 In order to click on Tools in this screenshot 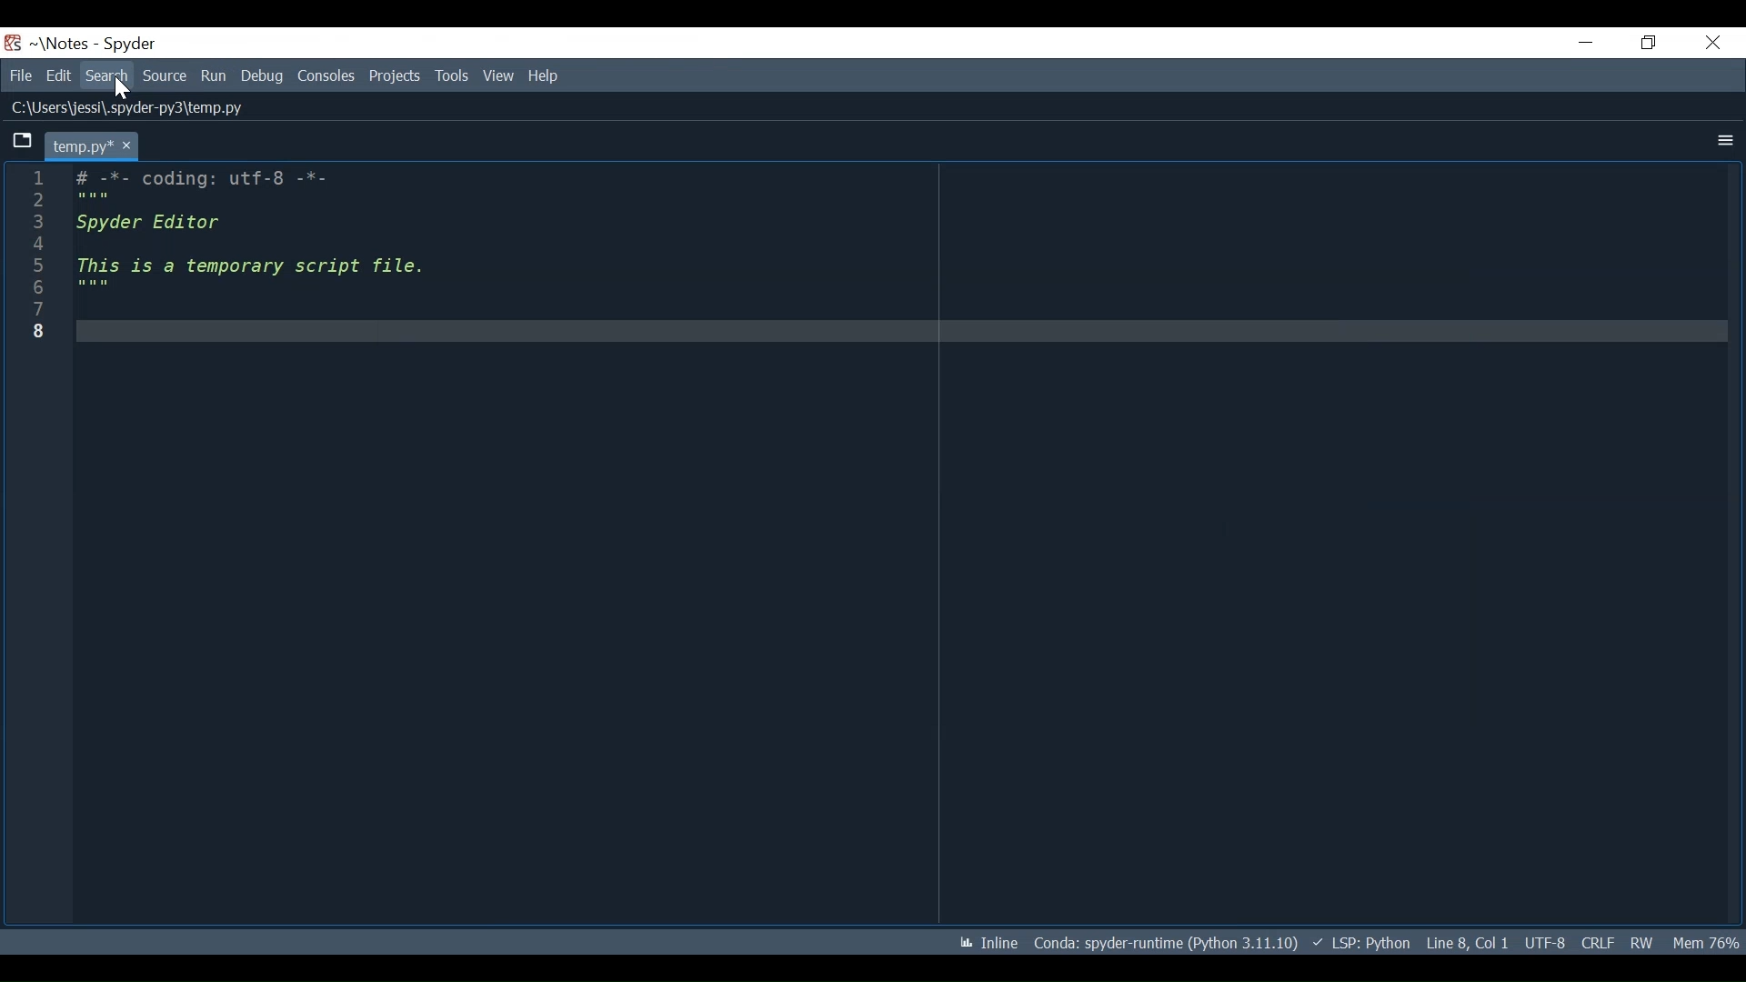, I will do `click(453, 75)`.